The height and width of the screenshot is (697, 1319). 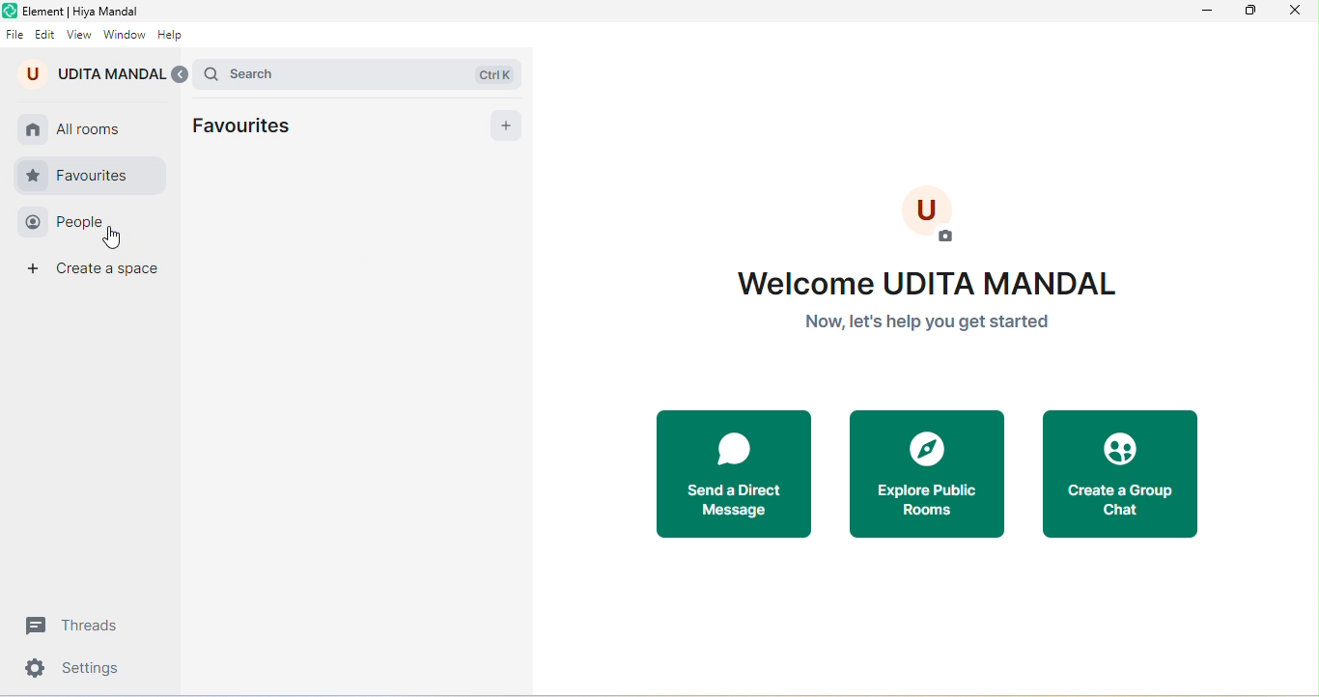 I want to click on udita mandal, so click(x=93, y=72).